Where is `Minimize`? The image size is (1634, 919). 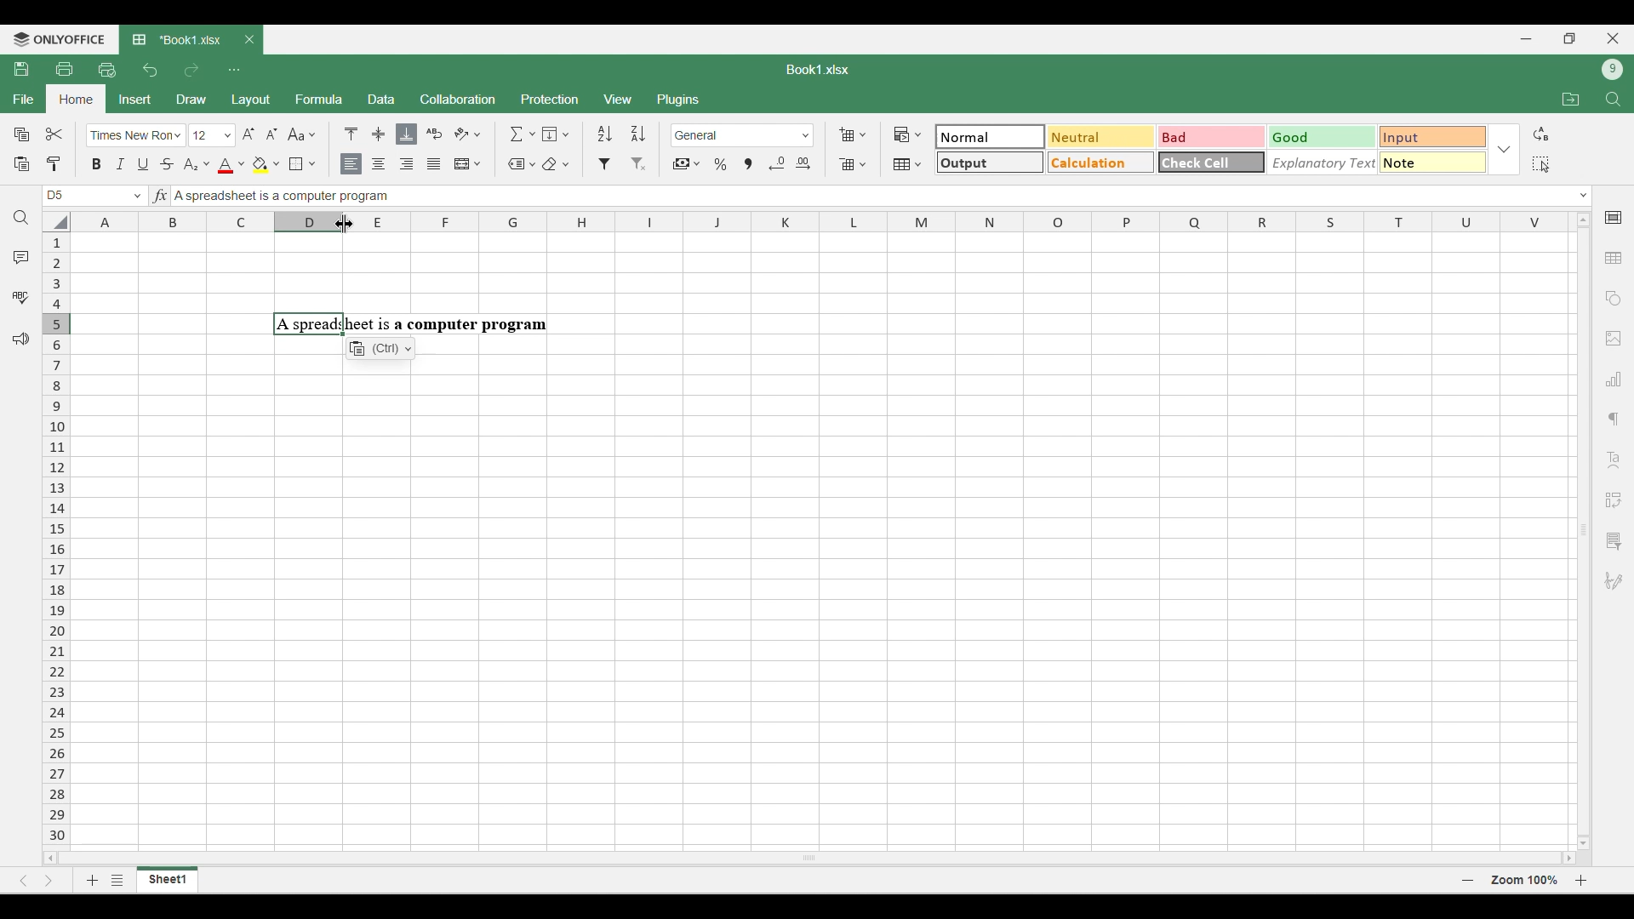
Minimize is located at coordinates (1527, 39).